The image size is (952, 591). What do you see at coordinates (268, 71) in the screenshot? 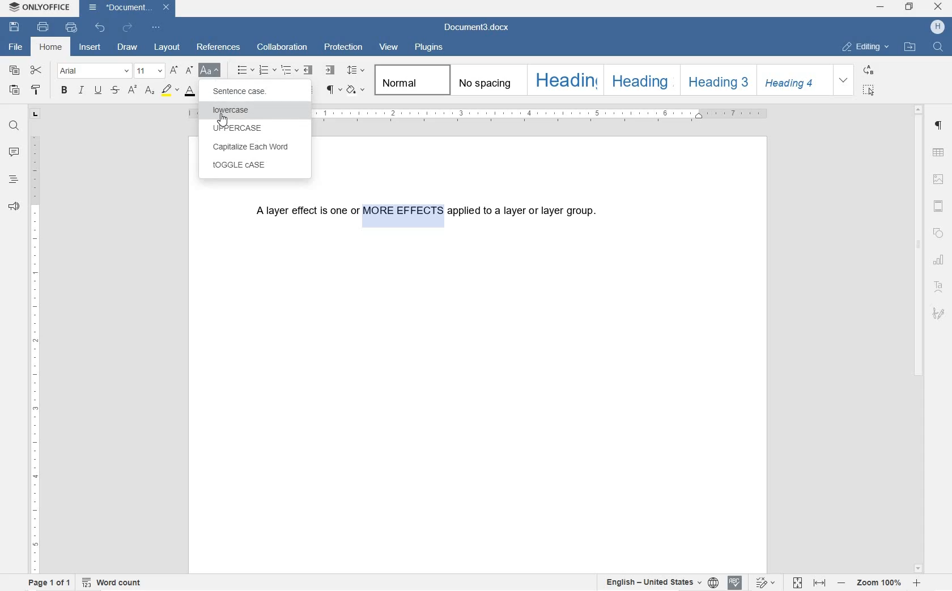
I see `NUMBERING` at bounding box center [268, 71].